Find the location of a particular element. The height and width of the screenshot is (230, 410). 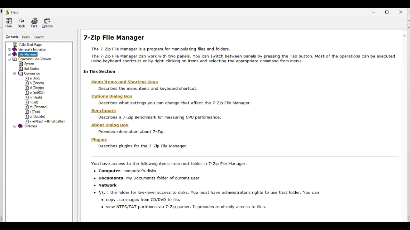

Hide is located at coordinates (8, 22).